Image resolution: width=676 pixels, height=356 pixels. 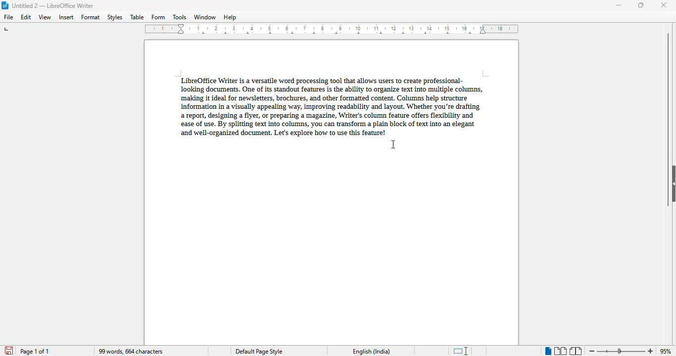 I want to click on multi-page view, so click(x=561, y=351).